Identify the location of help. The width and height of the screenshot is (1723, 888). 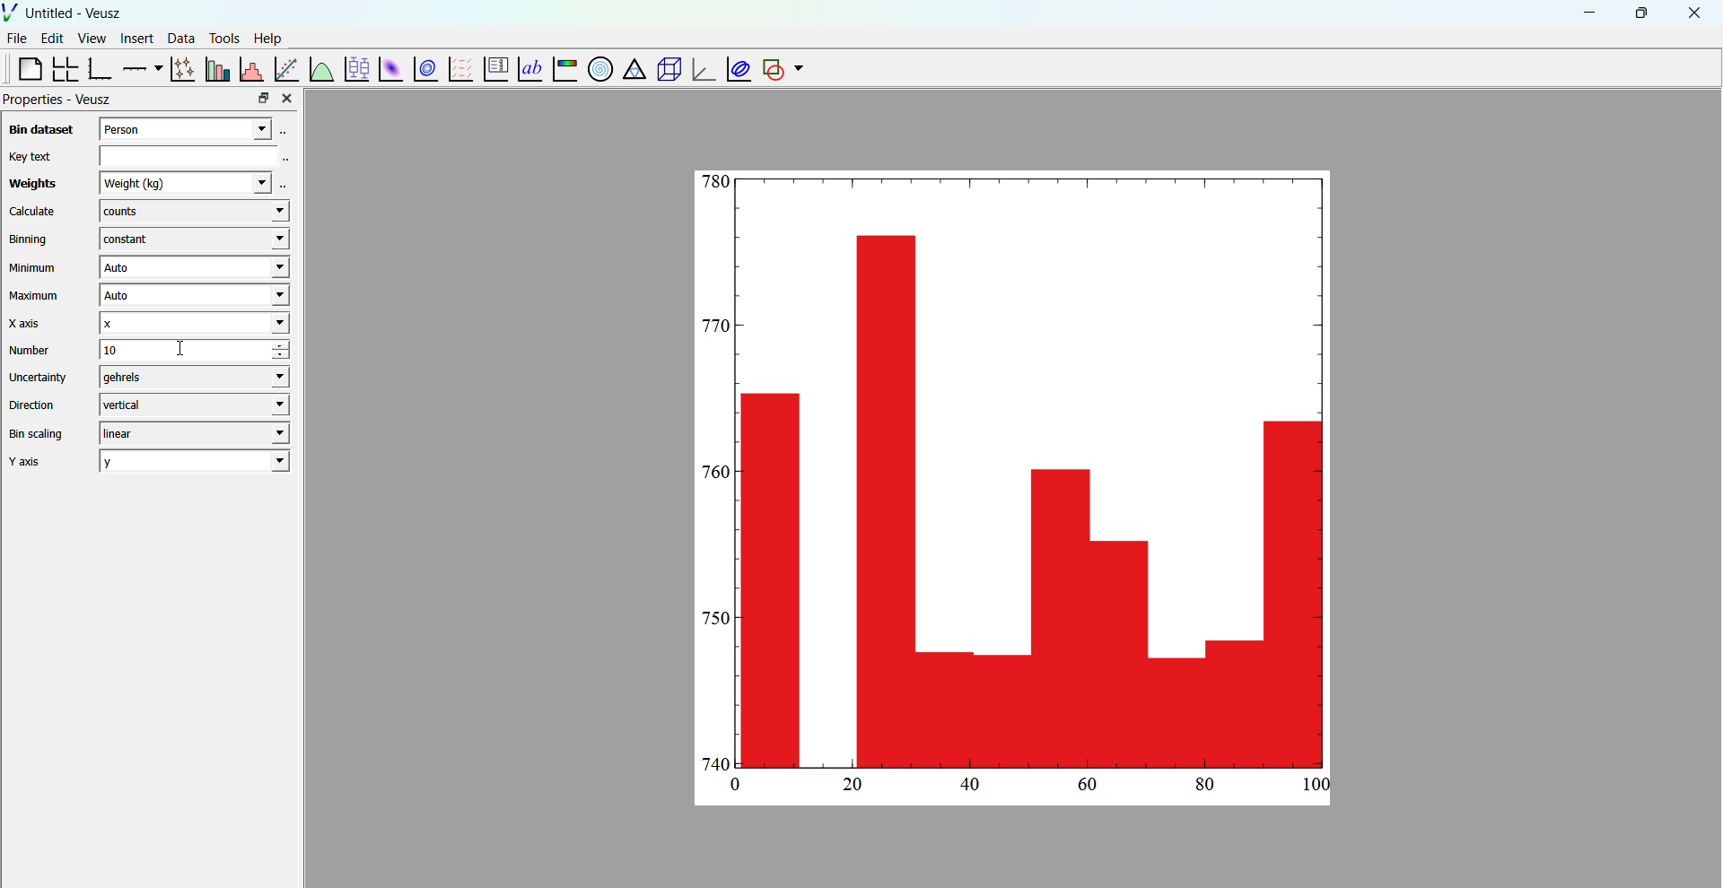
(268, 37).